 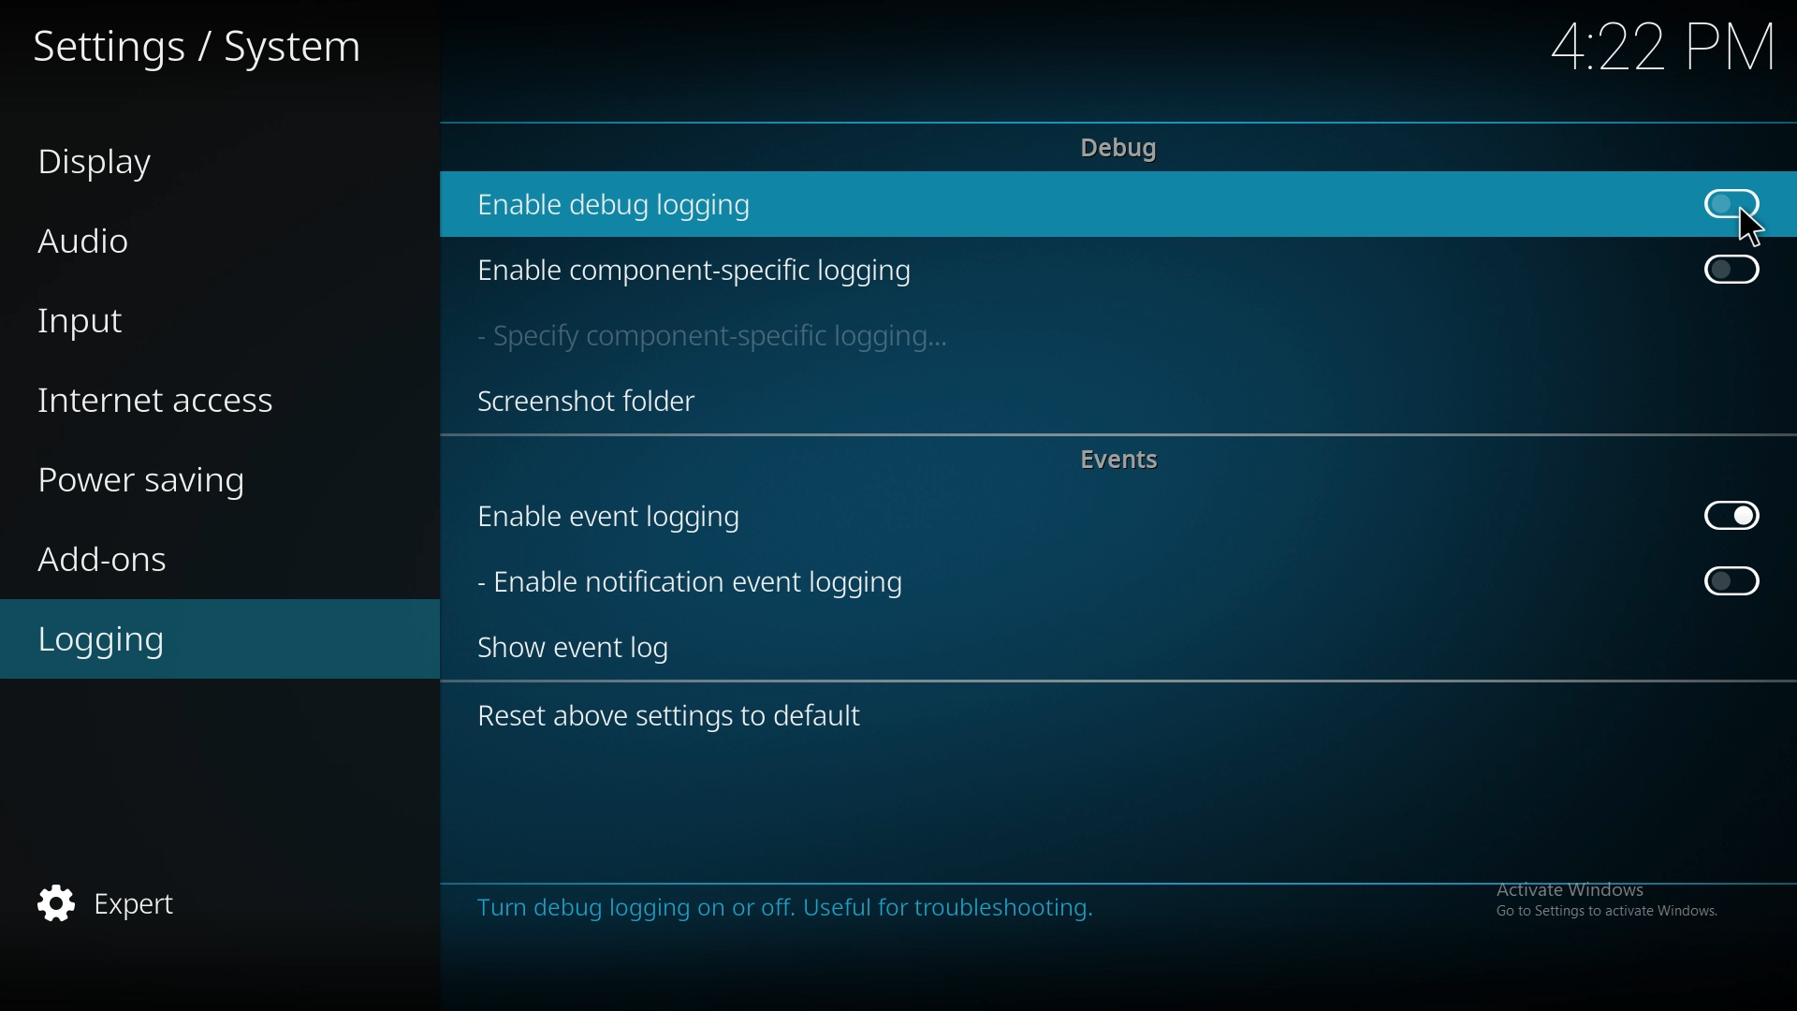 I want to click on off, so click(x=1732, y=581).